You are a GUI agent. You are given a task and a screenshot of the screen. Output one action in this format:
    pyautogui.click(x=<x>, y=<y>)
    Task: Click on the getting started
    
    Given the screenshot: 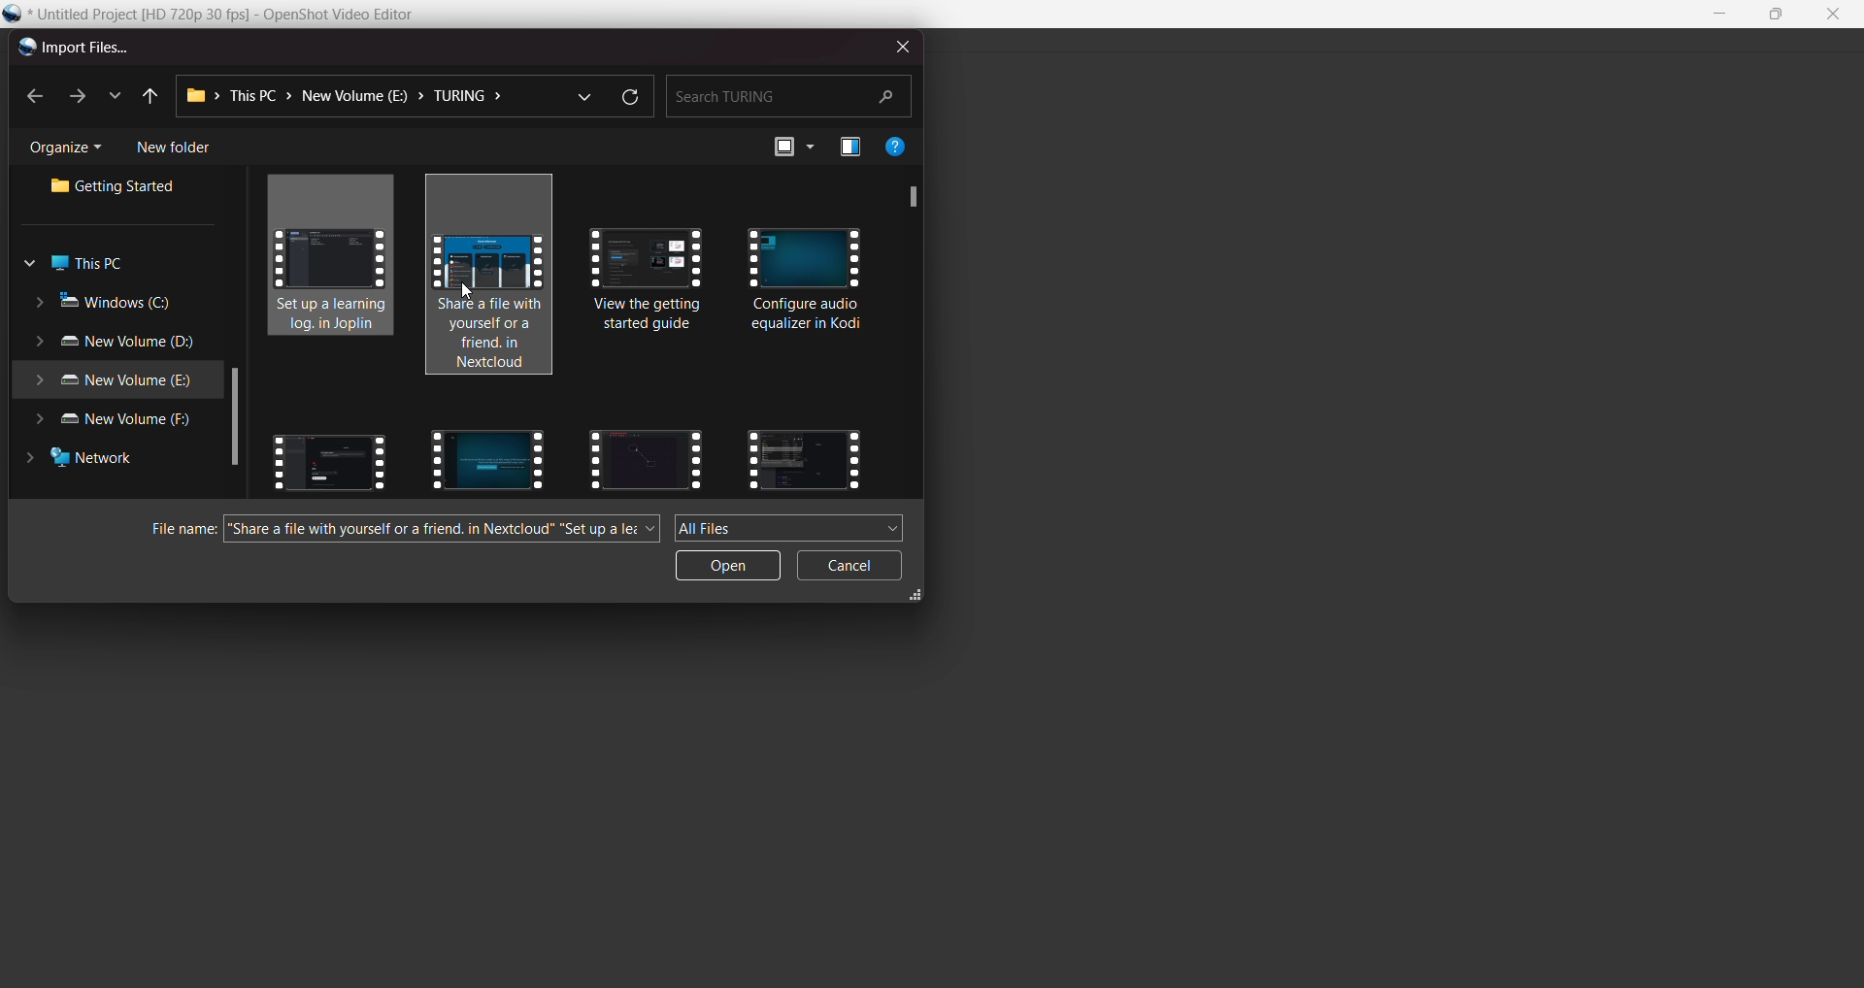 What is the action you would take?
    pyautogui.click(x=119, y=188)
    